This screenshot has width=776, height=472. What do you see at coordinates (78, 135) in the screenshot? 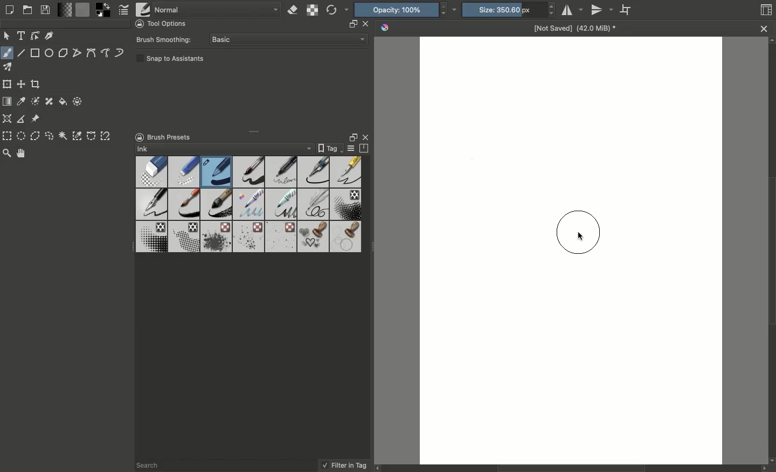
I see `Color selection tool` at bounding box center [78, 135].